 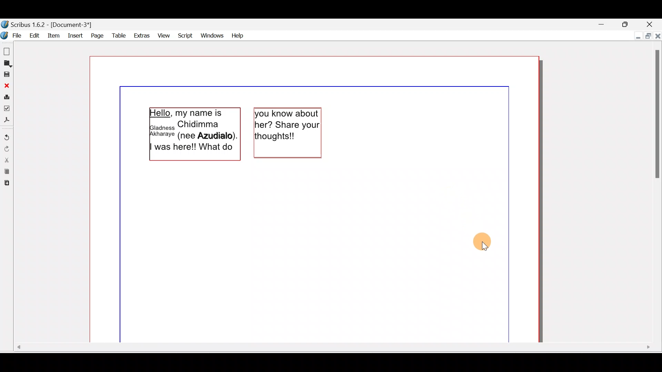 I want to click on Close, so click(x=650, y=23).